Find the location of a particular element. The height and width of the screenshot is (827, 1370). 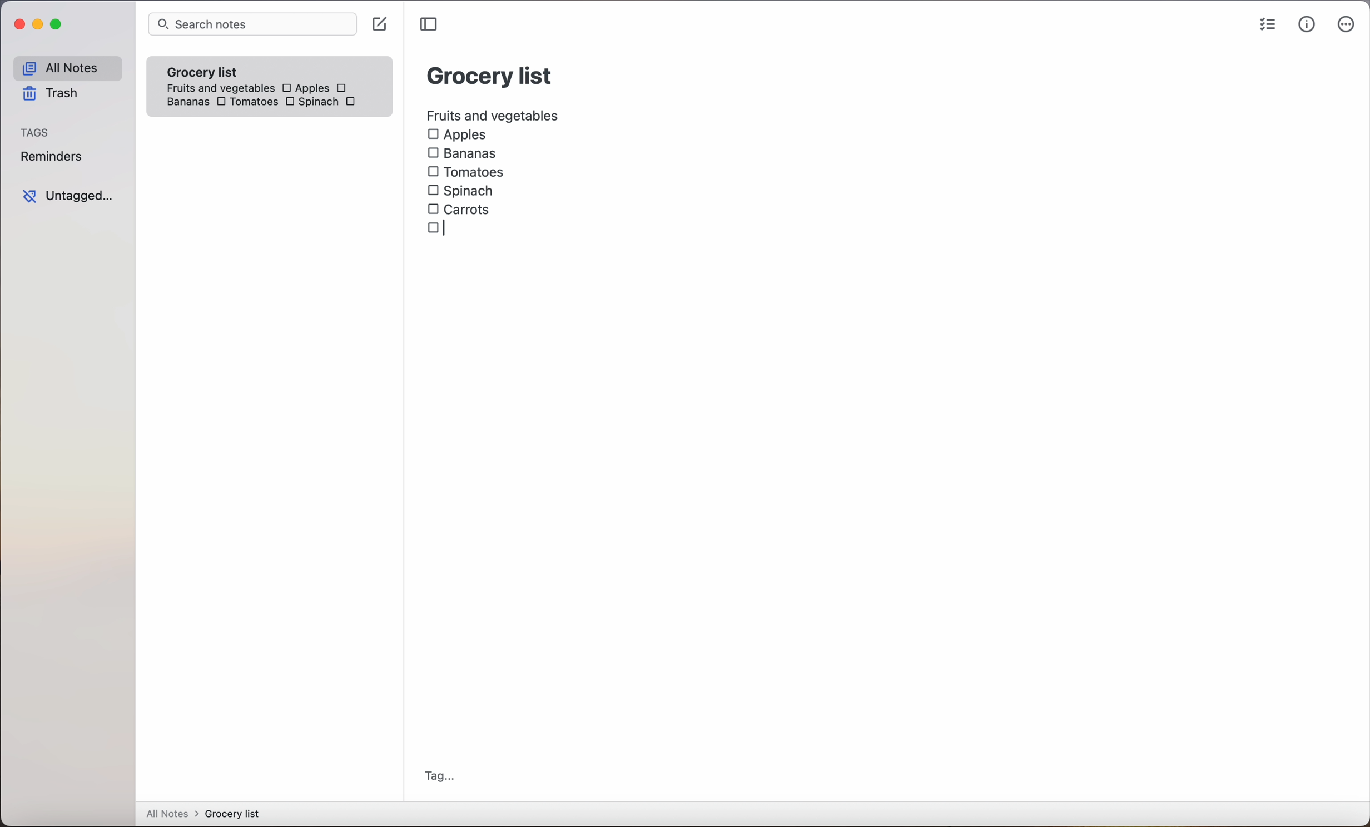

untagged is located at coordinates (67, 196).